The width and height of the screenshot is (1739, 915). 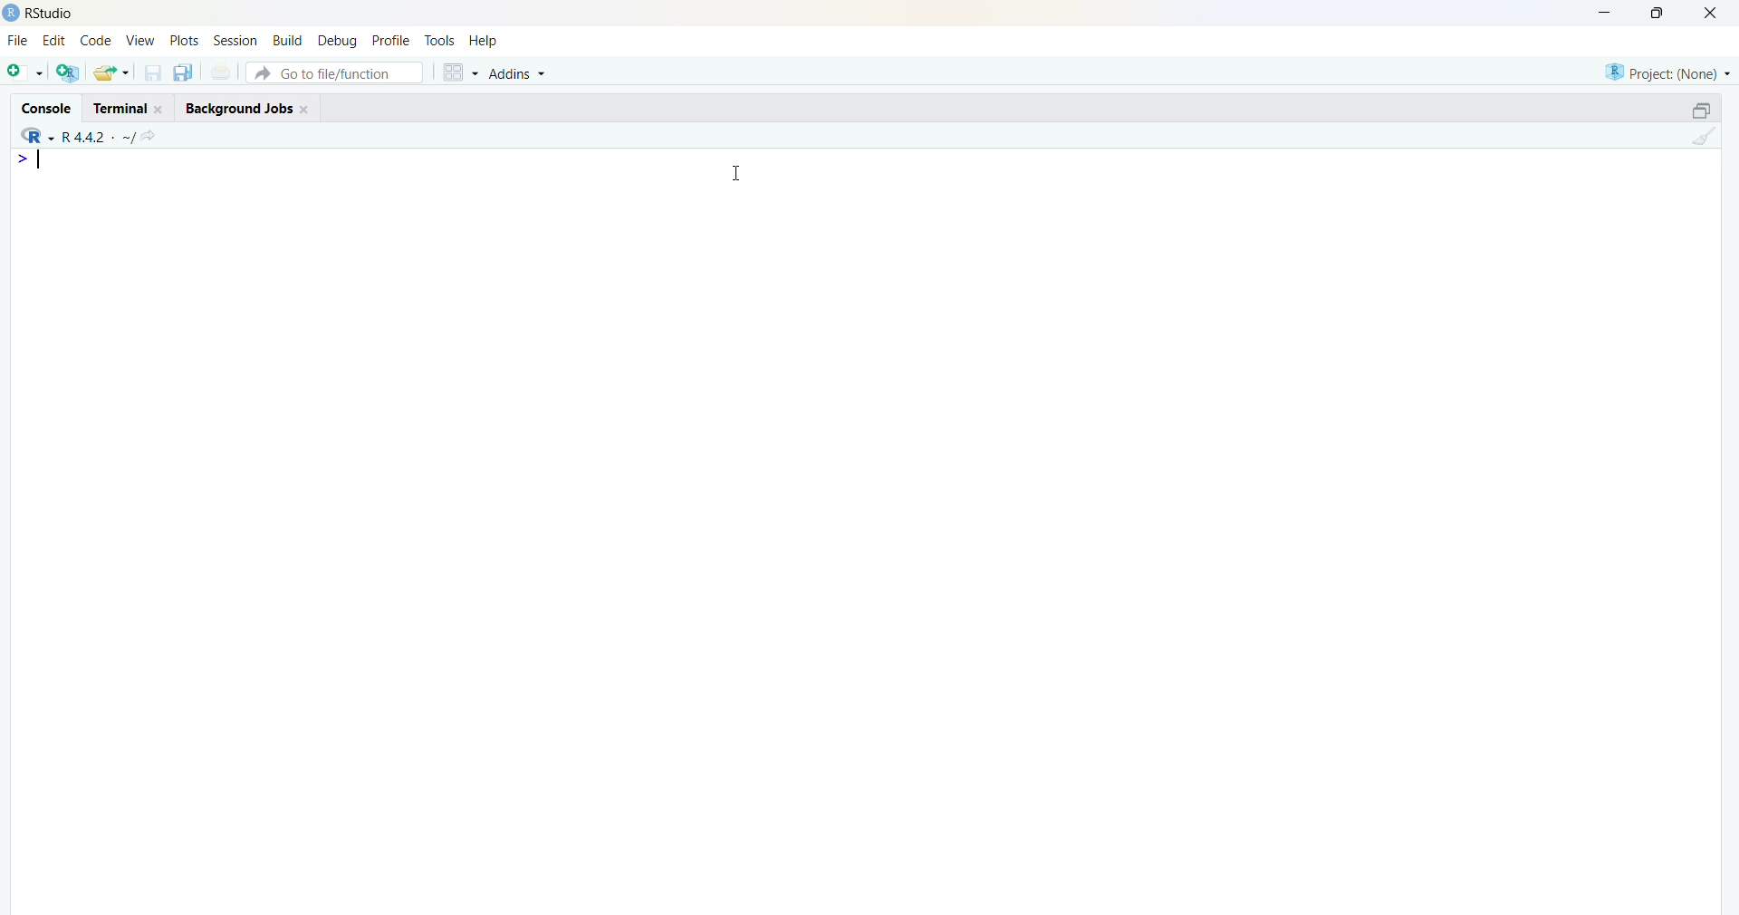 I want to click on debug, so click(x=338, y=40).